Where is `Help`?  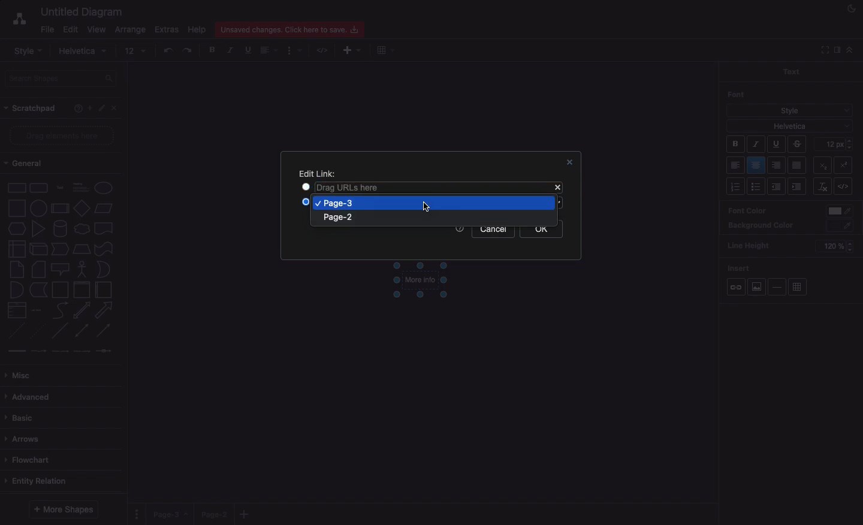 Help is located at coordinates (460, 228).